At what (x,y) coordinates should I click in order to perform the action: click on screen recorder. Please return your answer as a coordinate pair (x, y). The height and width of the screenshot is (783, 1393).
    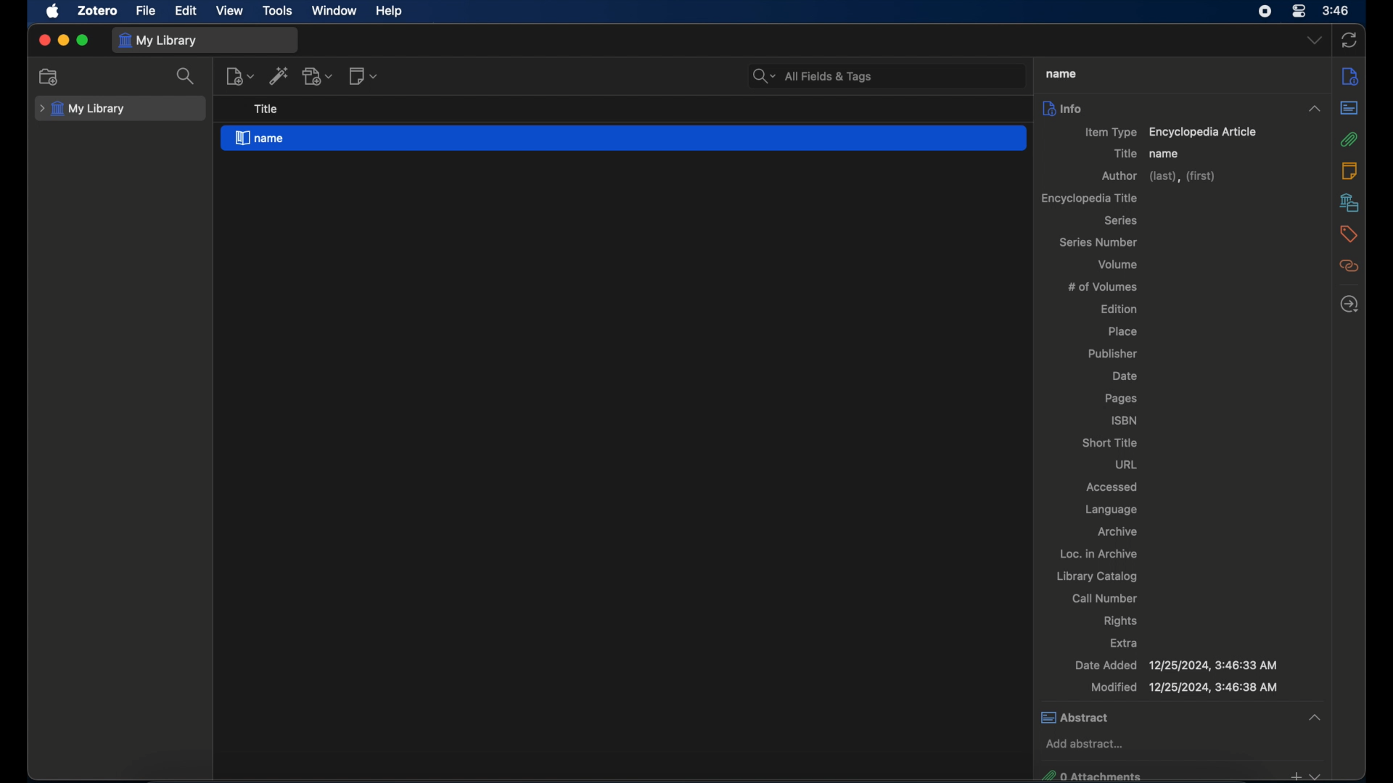
    Looking at the image, I should click on (1265, 11).